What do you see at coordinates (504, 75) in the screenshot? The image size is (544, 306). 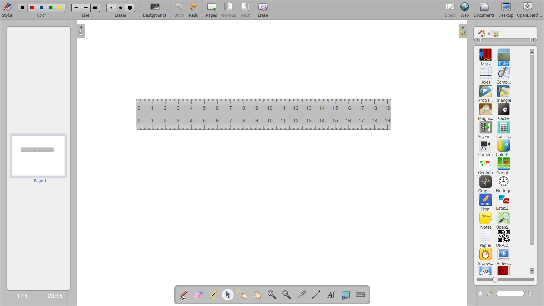 I see `compass` at bounding box center [504, 75].